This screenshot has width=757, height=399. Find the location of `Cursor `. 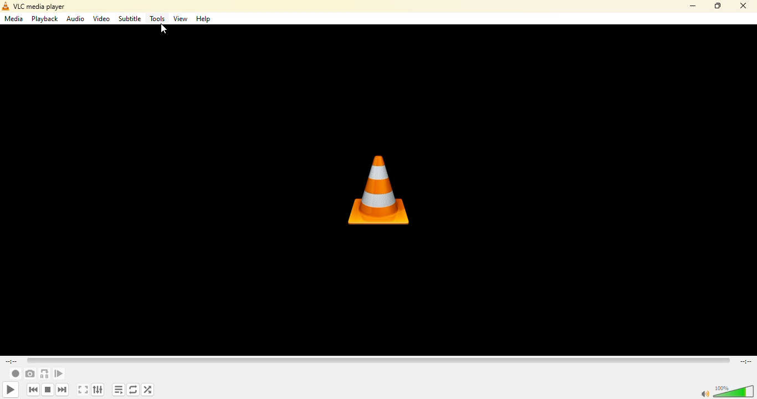

Cursor  is located at coordinates (161, 29).